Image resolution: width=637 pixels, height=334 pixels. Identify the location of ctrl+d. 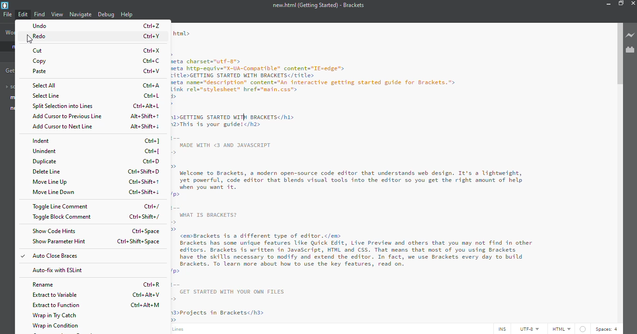
(150, 161).